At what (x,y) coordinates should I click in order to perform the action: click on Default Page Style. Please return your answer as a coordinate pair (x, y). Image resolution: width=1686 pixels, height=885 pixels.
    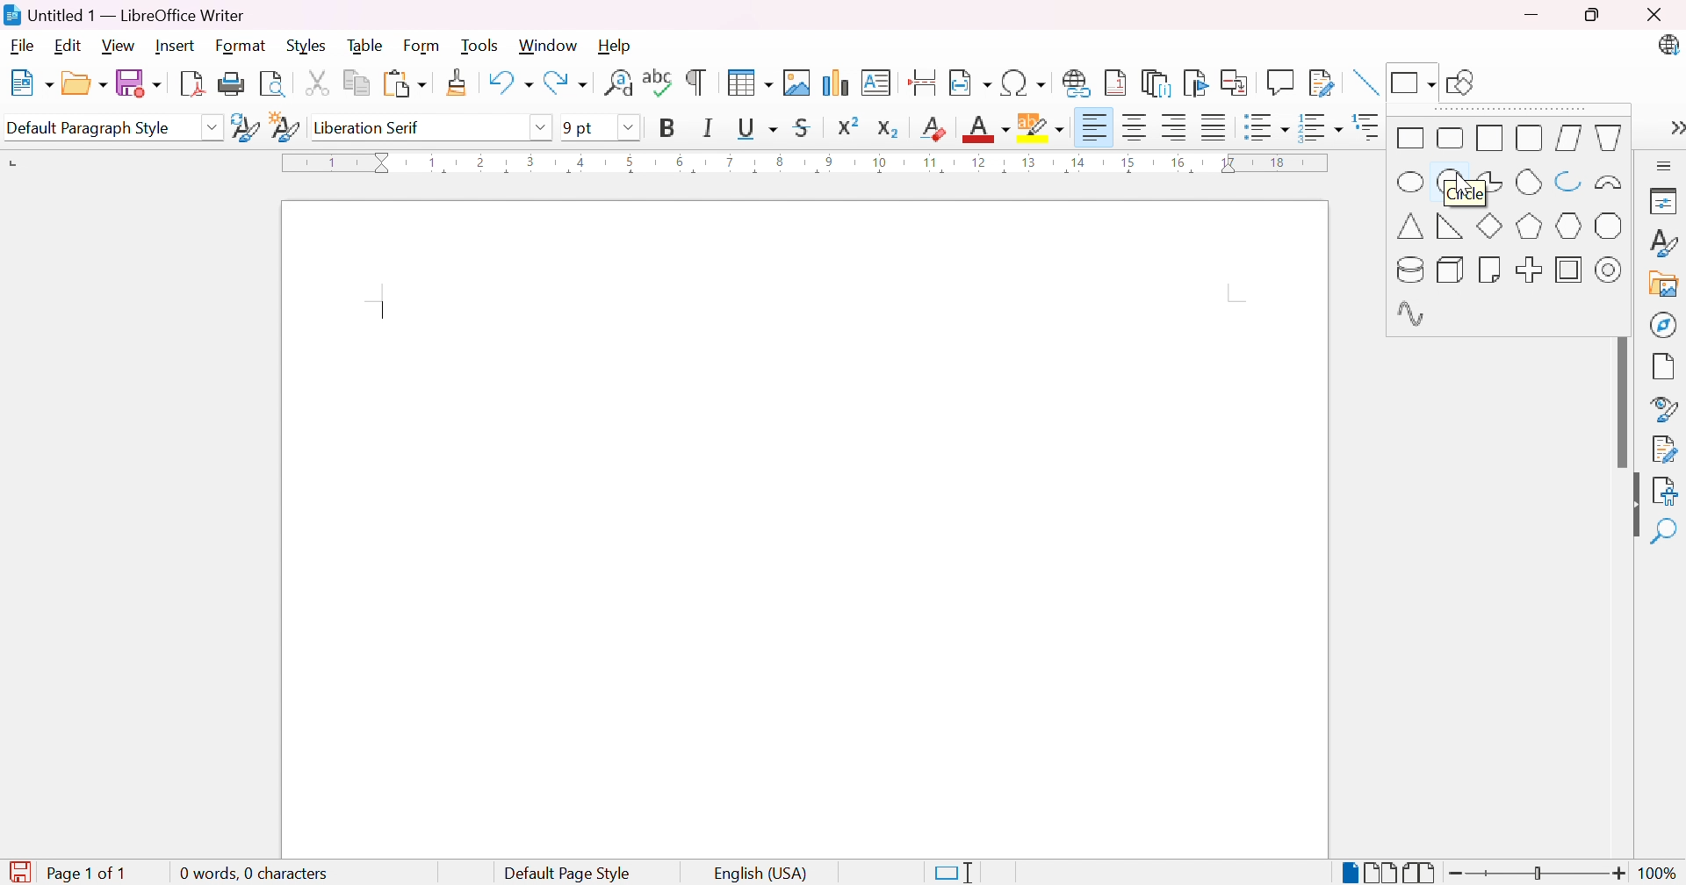
    Looking at the image, I should click on (567, 874).